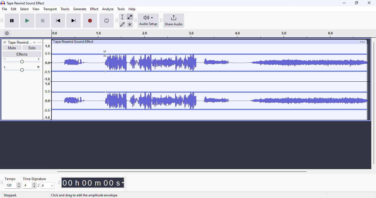  I want to click on help, so click(132, 9).